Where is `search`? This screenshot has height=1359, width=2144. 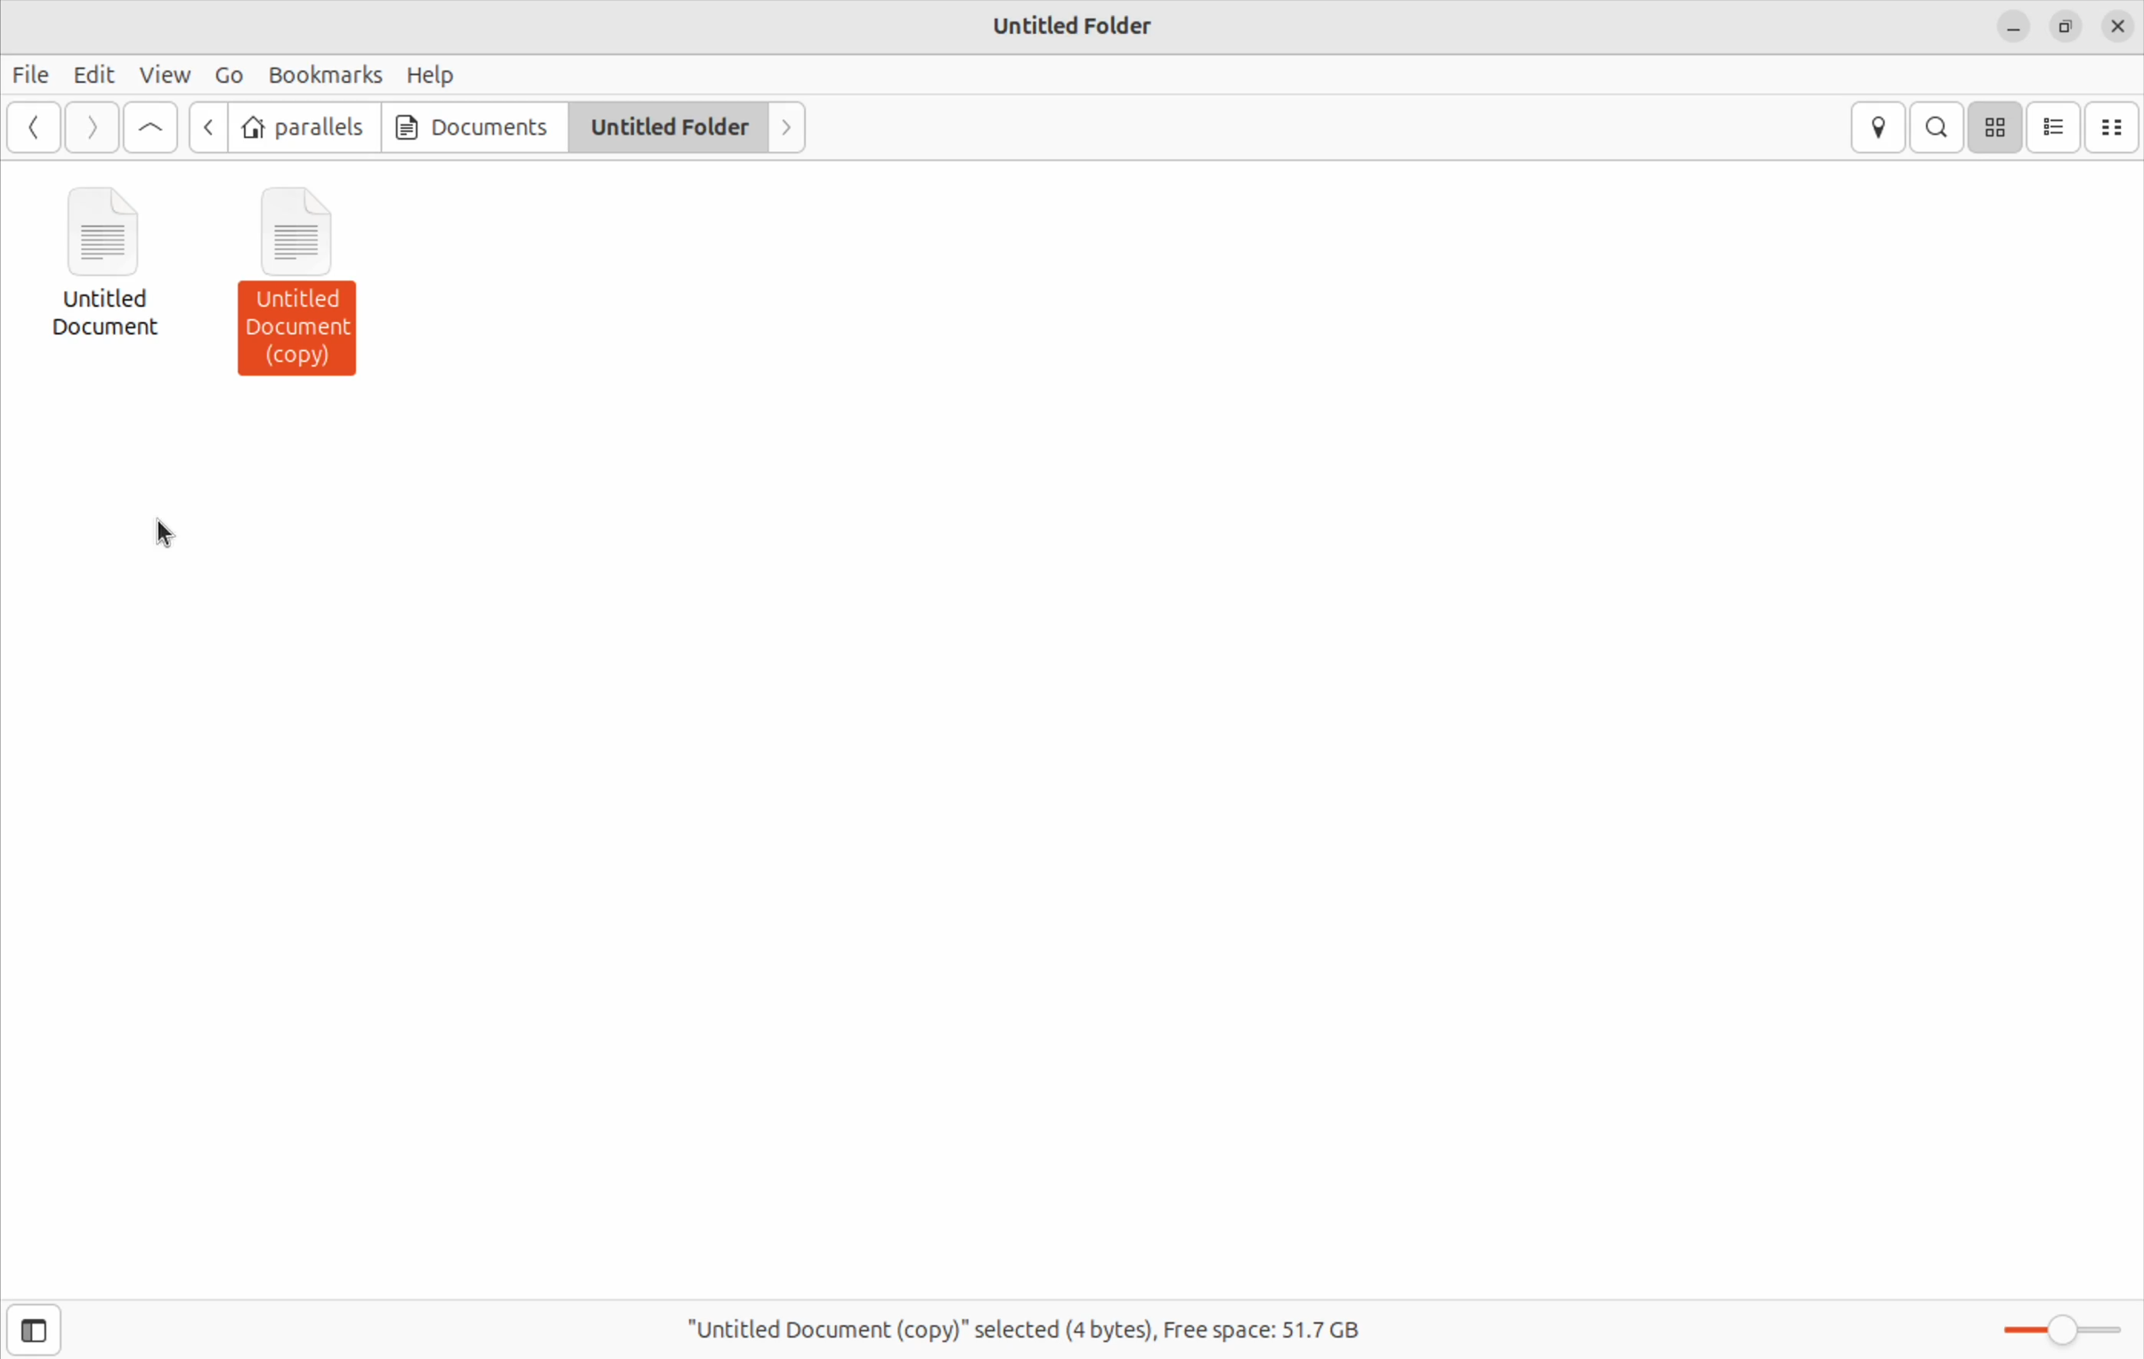
search is located at coordinates (1939, 126).